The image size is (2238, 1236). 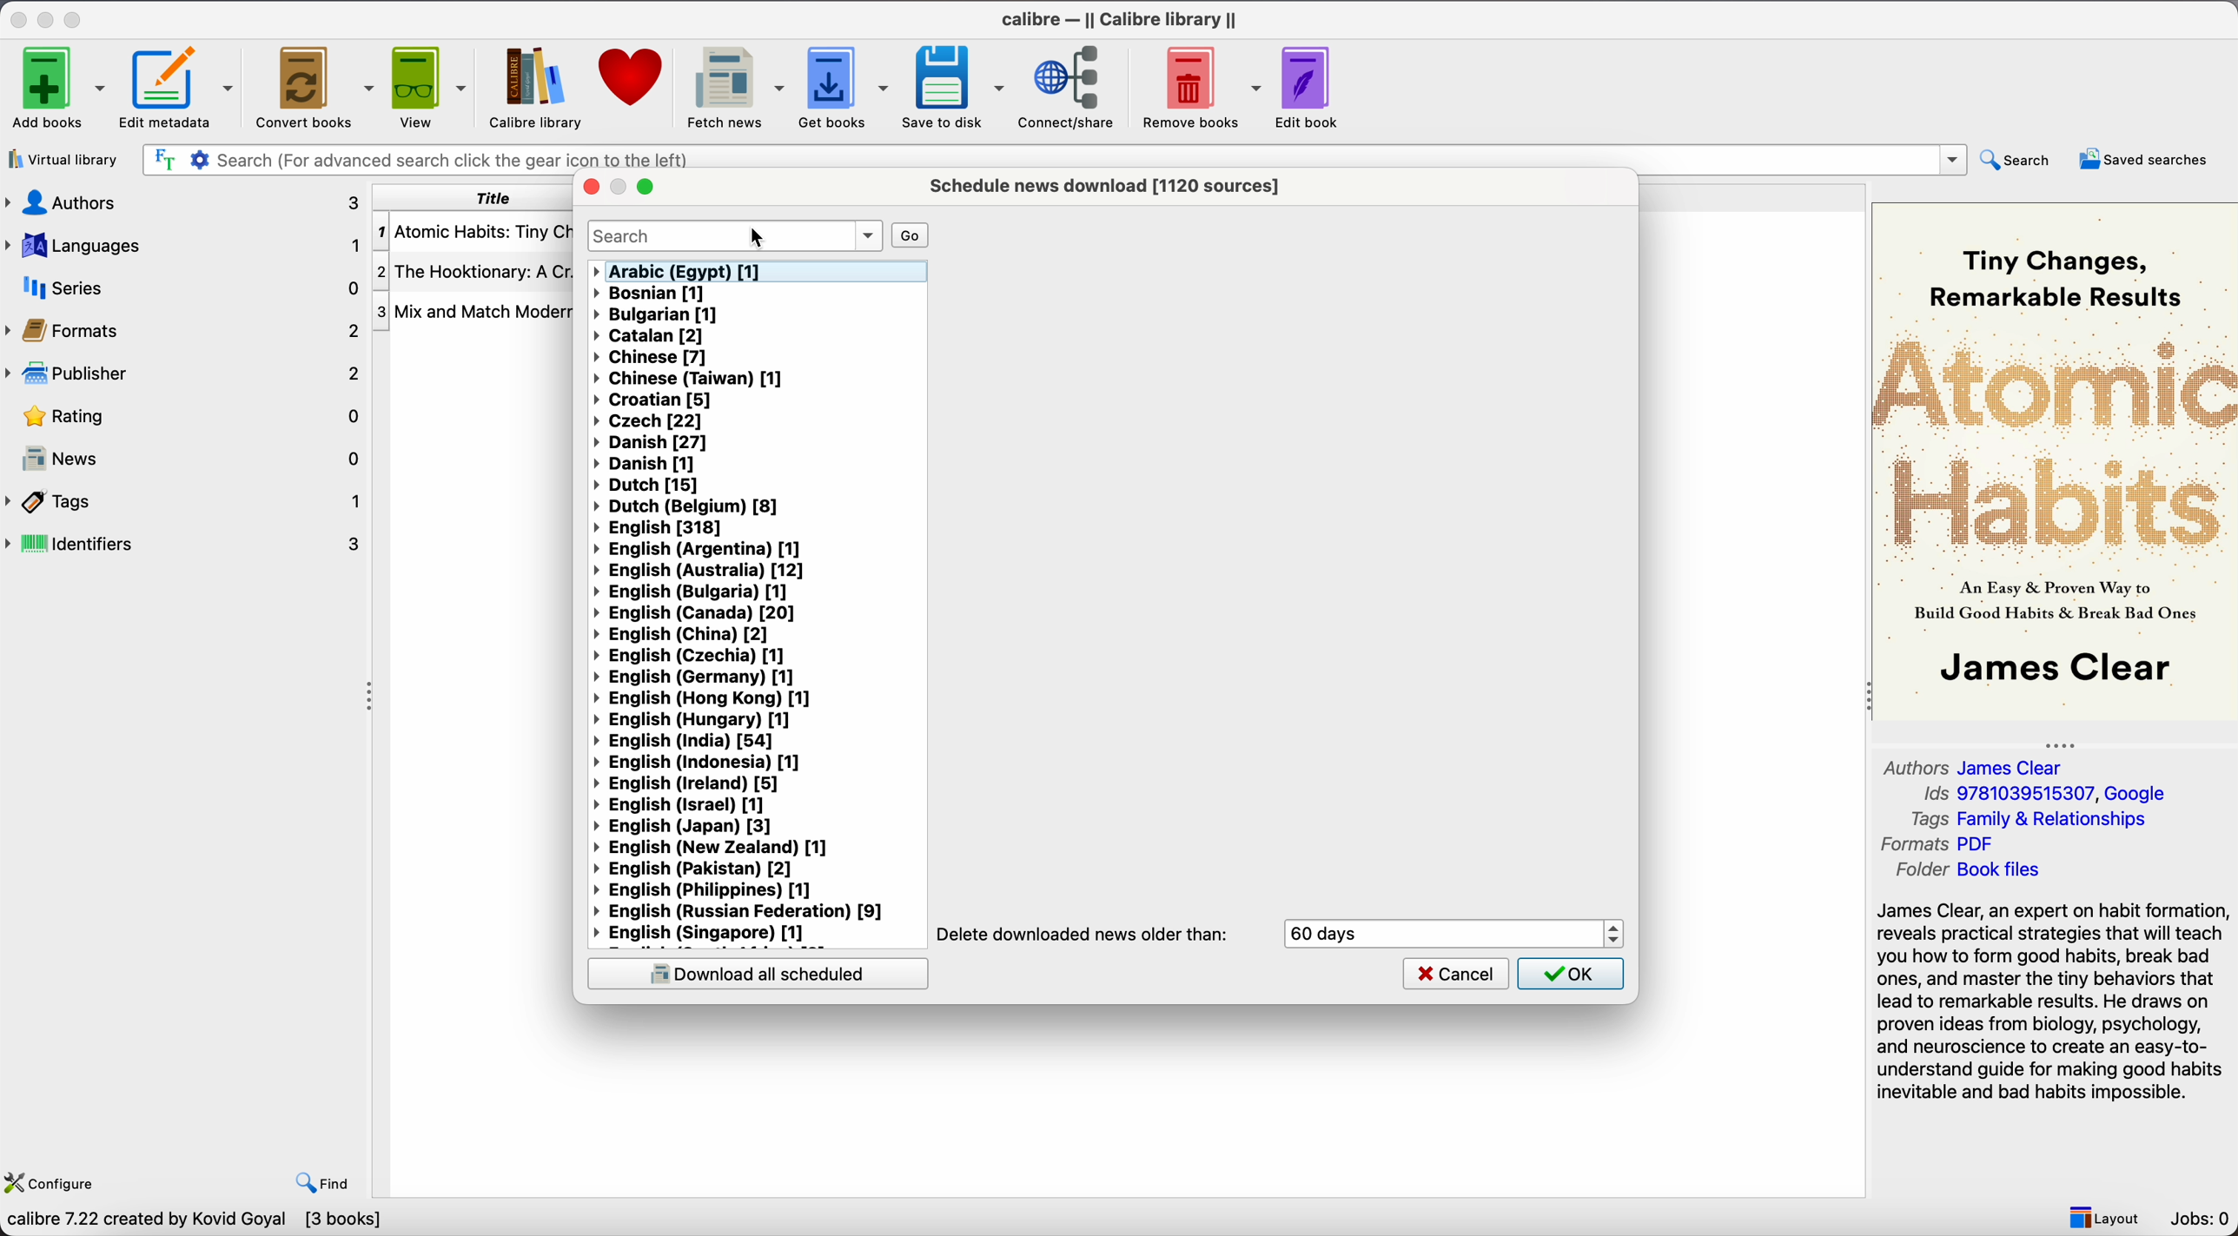 I want to click on title, so click(x=470, y=198).